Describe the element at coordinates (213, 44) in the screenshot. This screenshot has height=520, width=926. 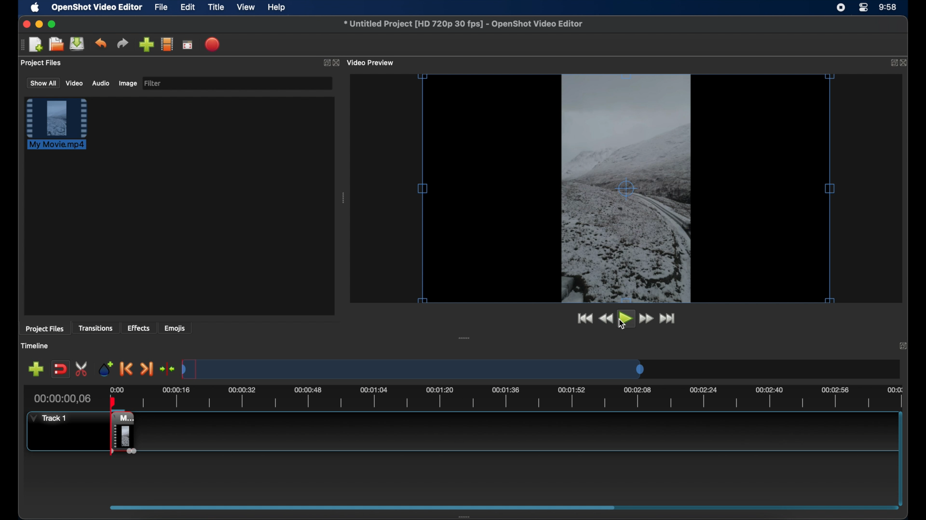
I see `export video` at that location.